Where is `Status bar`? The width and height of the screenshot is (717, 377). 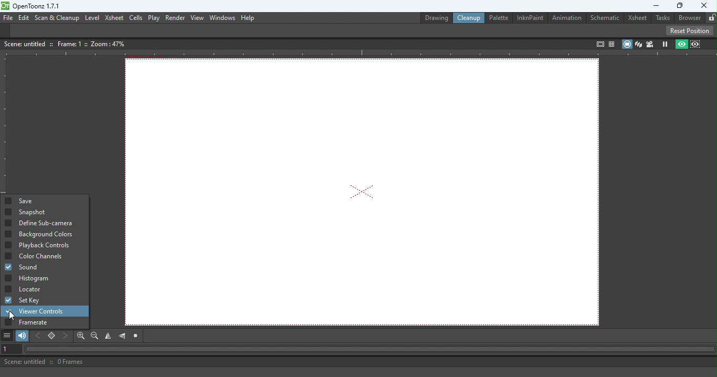
Status bar is located at coordinates (266, 362).